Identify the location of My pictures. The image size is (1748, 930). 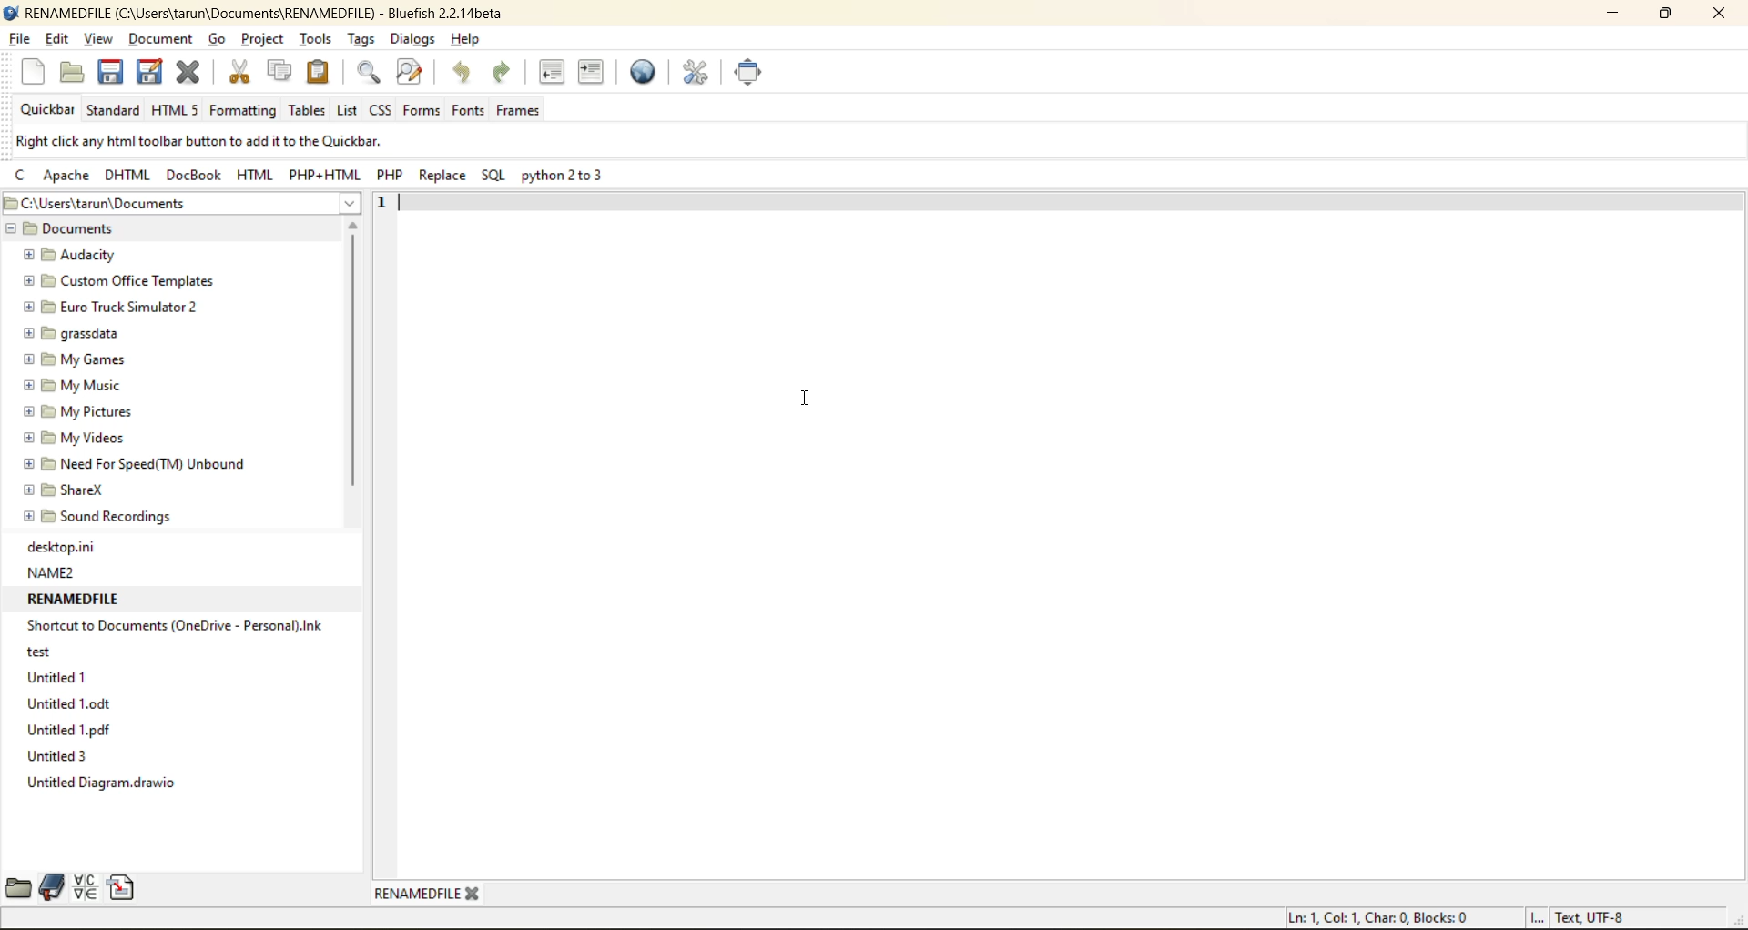
(75, 413).